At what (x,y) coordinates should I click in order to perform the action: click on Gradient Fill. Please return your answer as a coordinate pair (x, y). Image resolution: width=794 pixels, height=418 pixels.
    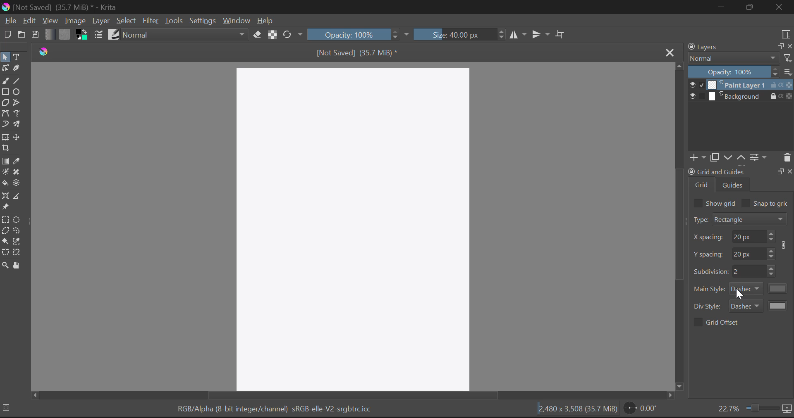
    Looking at the image, I should click on (5, 161).